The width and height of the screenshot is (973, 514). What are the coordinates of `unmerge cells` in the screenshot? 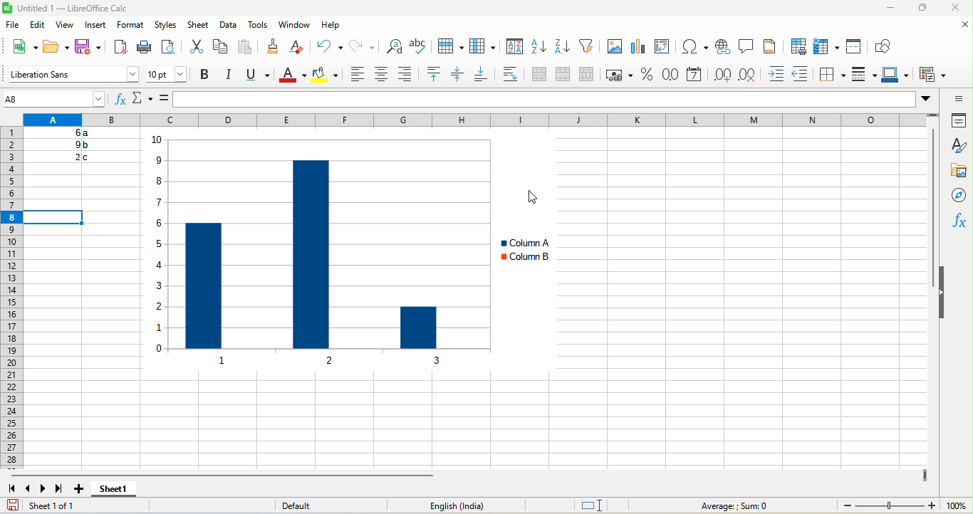 It's located at (590, 75).